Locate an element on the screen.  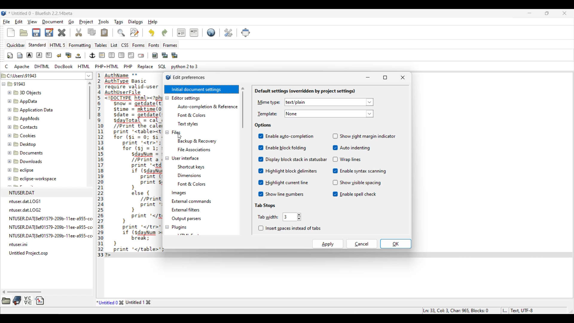
Horizontal slide bar is located at coordinates (22, 292).